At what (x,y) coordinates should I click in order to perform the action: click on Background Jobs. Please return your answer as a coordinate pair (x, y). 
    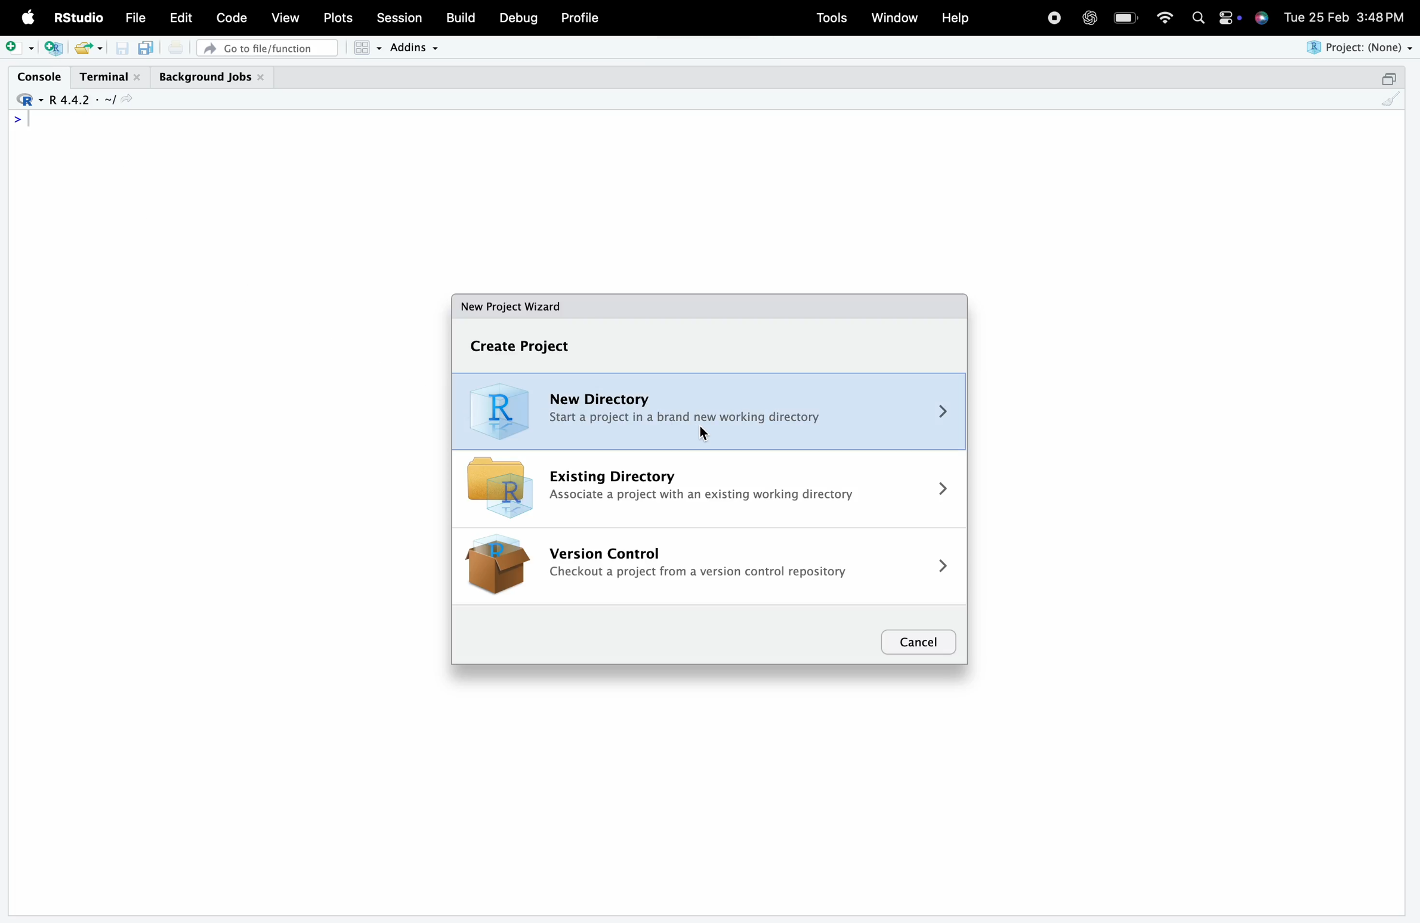
    Looking at the image, I should click on (212, 78).